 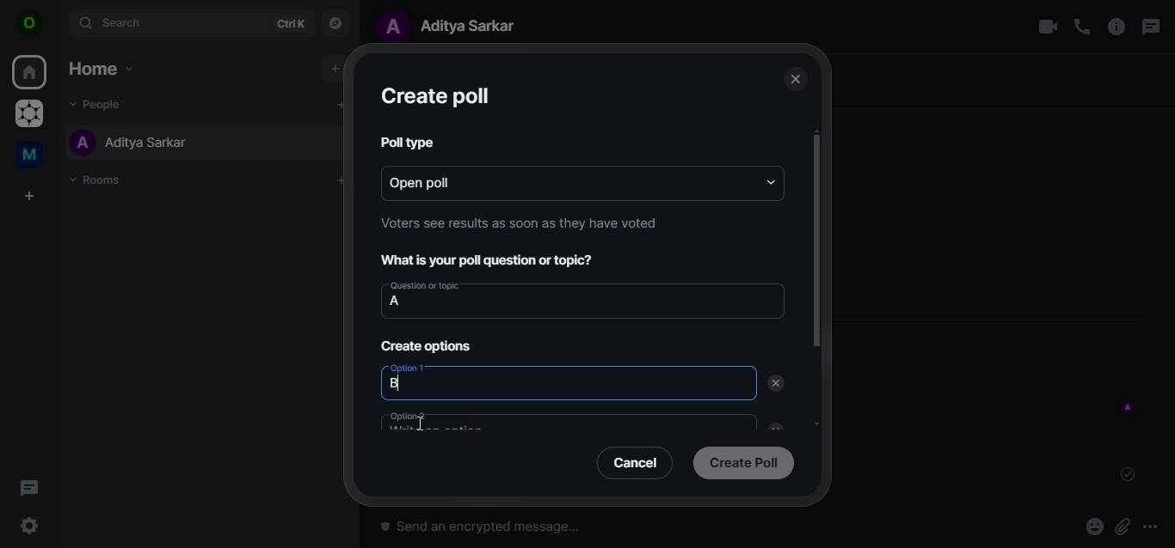 I want to click on a, so click(x=396, y=301).